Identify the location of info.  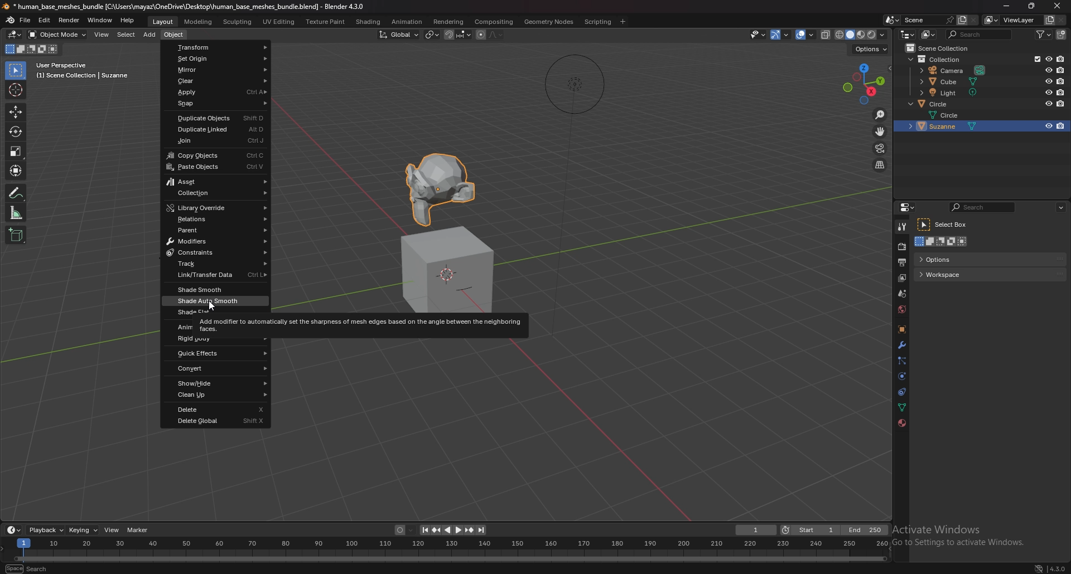
(83, 71).